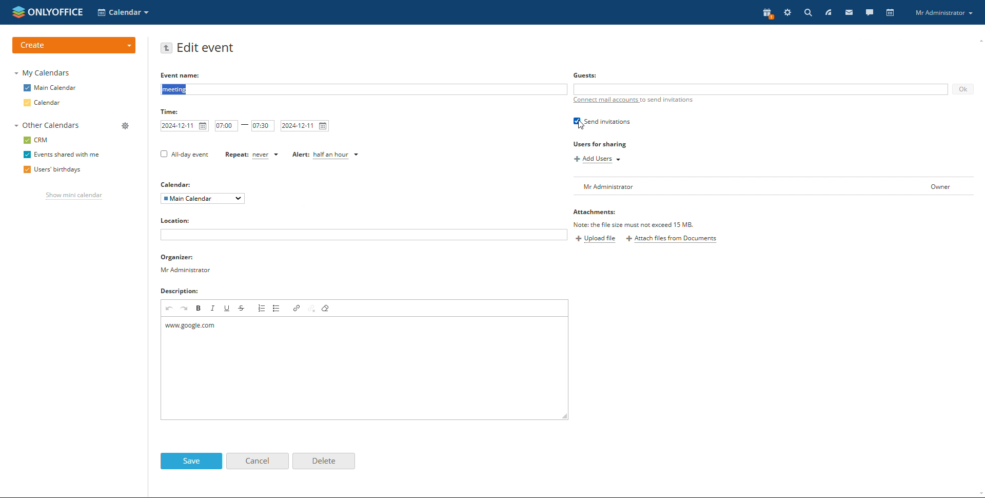 Image resolution: width=985 pixels, height=498 pixels. I want to click on Attachments: Note: the file size must not exceed 15 MB., so click(636, 217).